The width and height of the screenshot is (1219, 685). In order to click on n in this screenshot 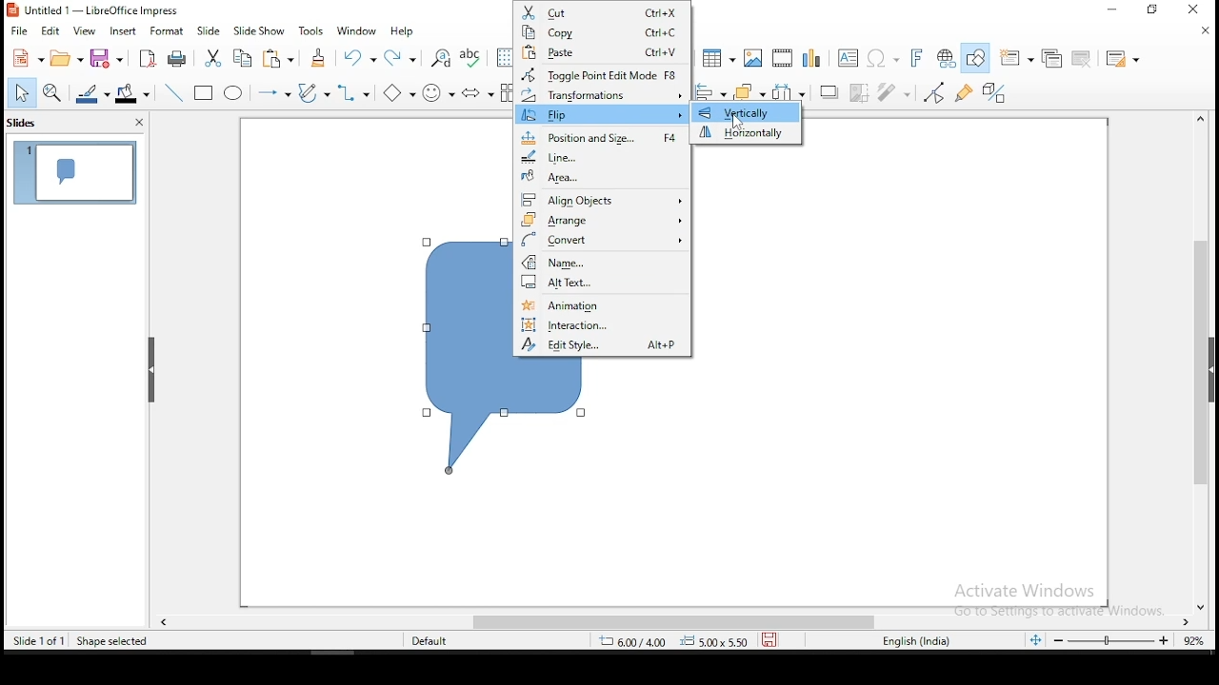, I will do `click(602, 263)`.